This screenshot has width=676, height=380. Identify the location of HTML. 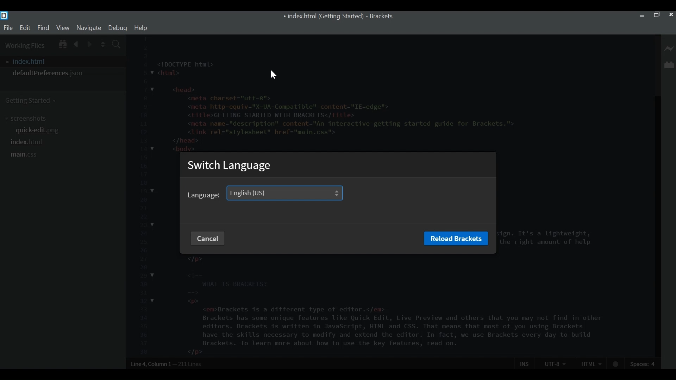
(591, 363).